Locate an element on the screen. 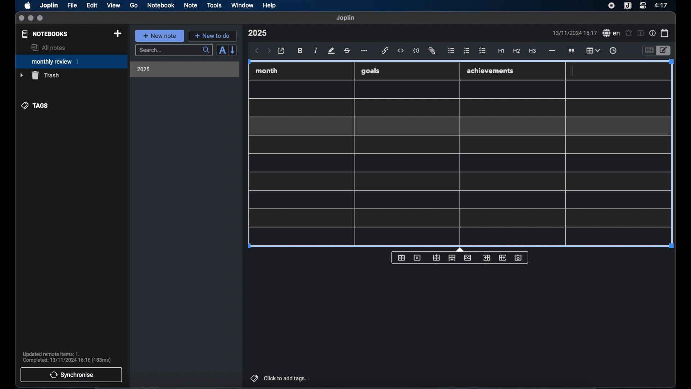  calendar is located at coordinates (665, 33).